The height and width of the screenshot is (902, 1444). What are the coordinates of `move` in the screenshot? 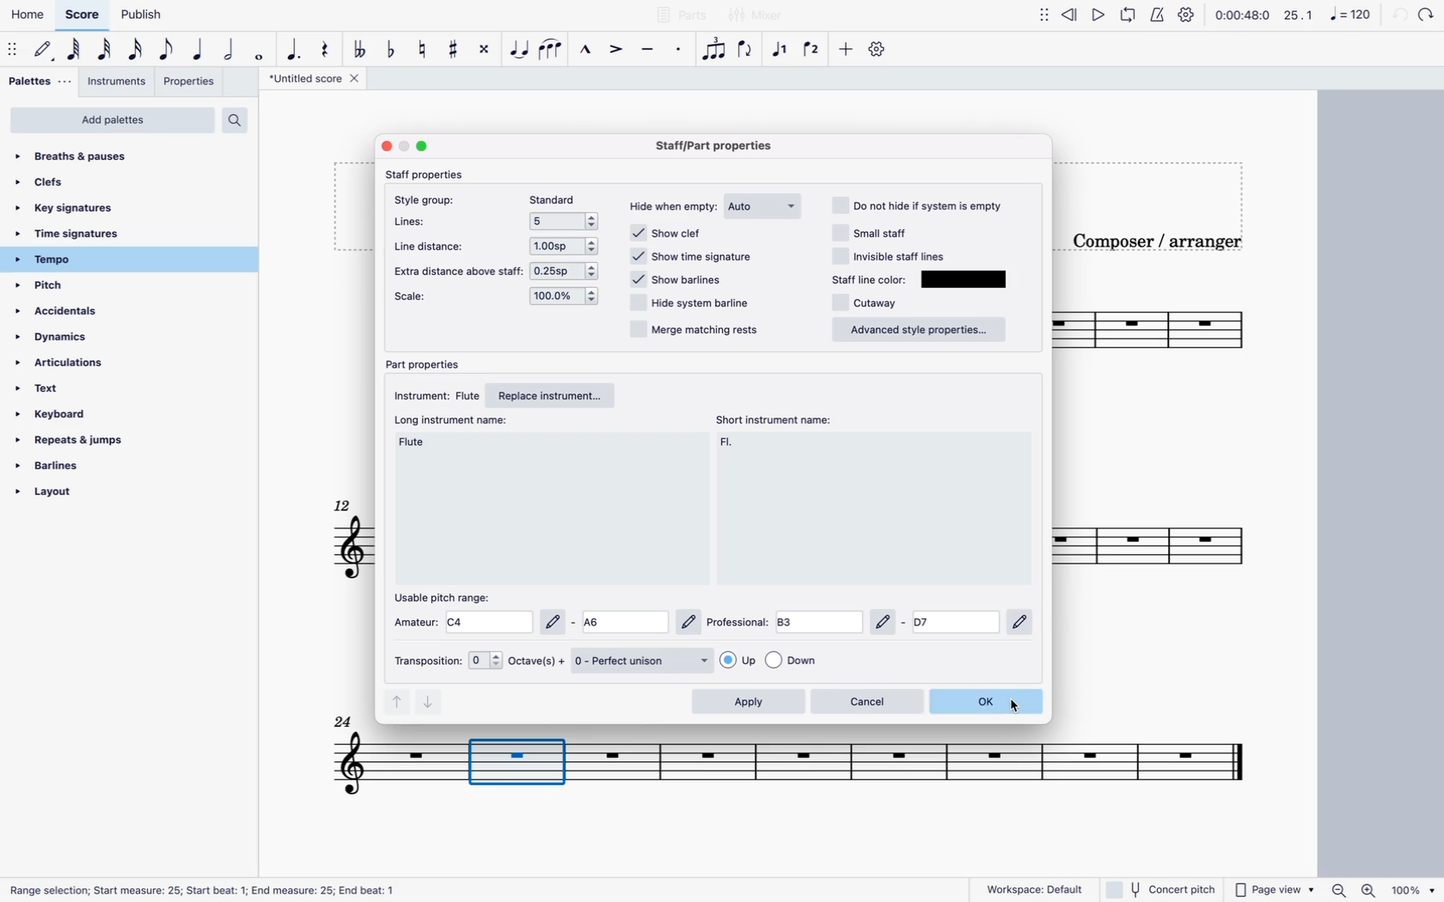 It's located at (12, 49).